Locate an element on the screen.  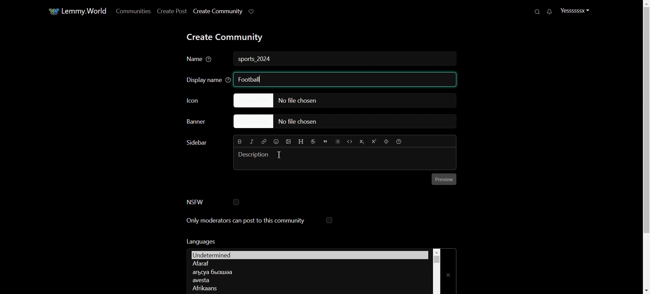
 is located at coordinates (225, 38).